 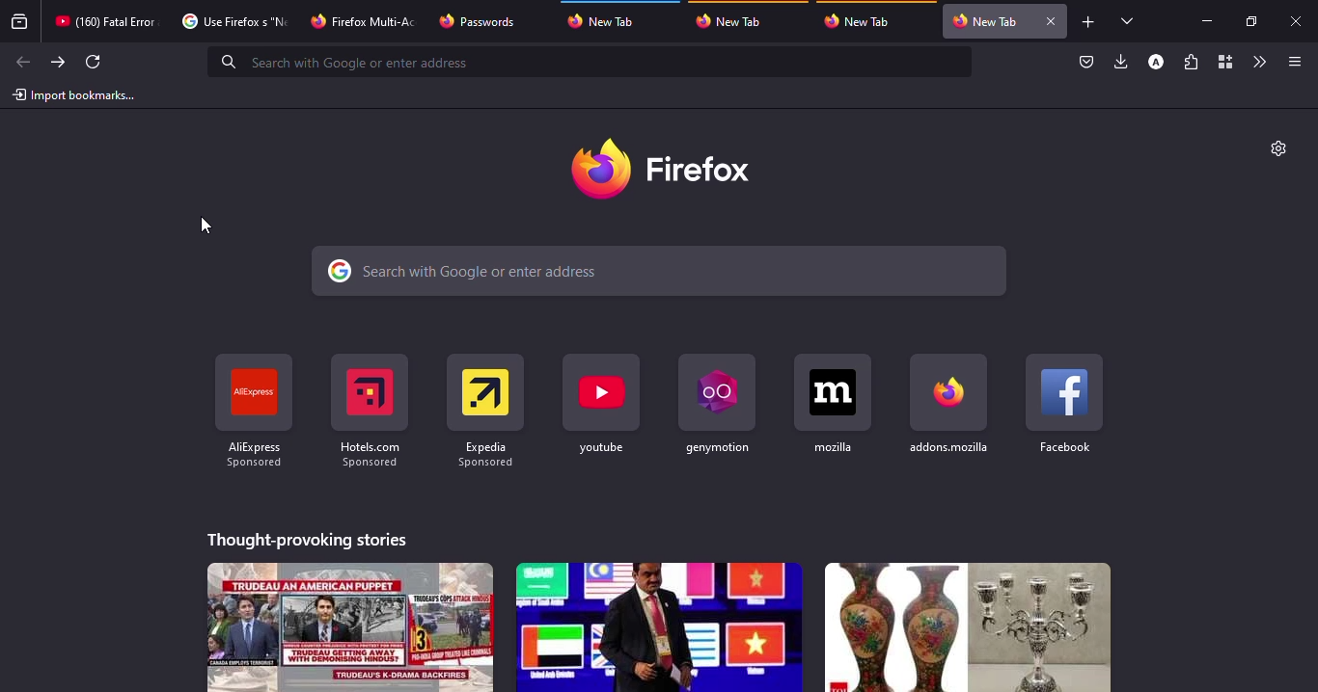 I want to click on view recent browsing history, so click(x=20, y=22).